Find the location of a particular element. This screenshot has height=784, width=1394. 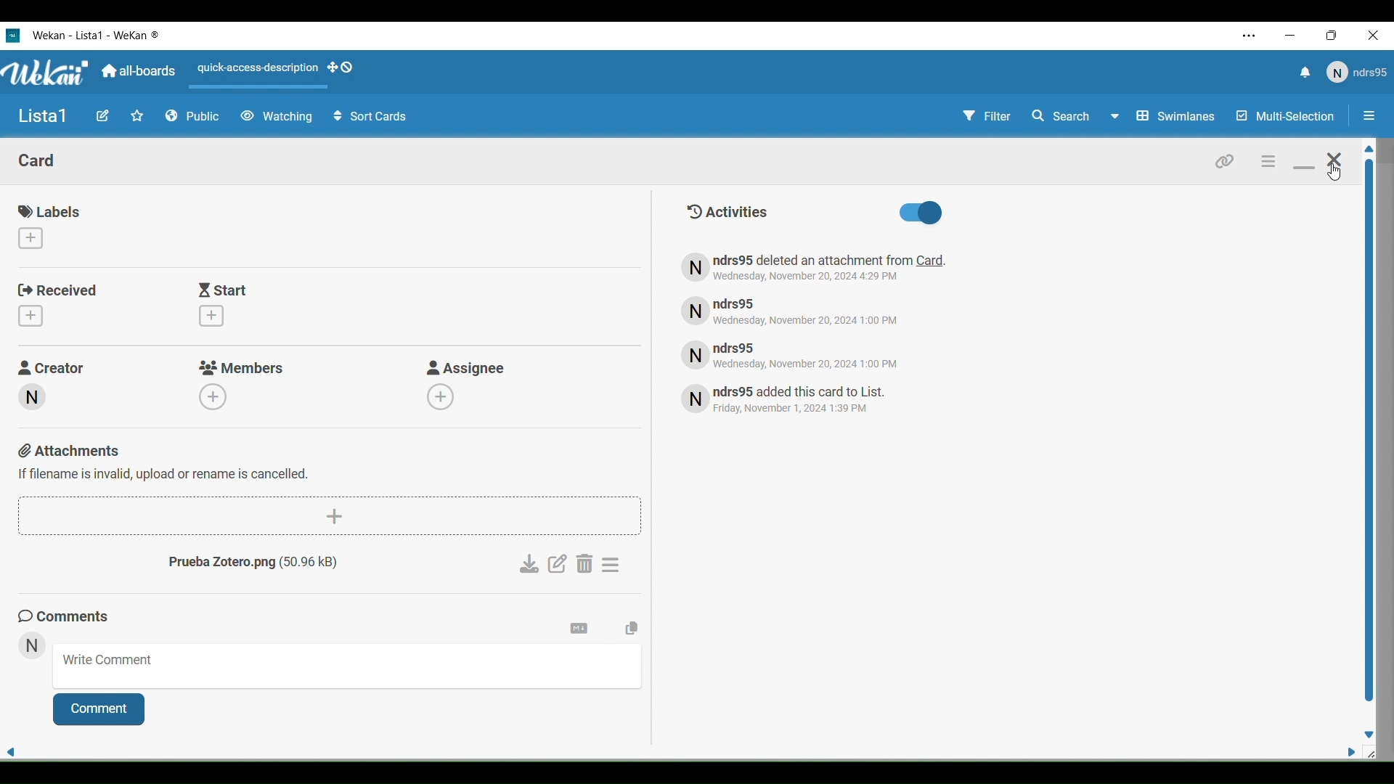

Card is located at coordinates (38, 160).